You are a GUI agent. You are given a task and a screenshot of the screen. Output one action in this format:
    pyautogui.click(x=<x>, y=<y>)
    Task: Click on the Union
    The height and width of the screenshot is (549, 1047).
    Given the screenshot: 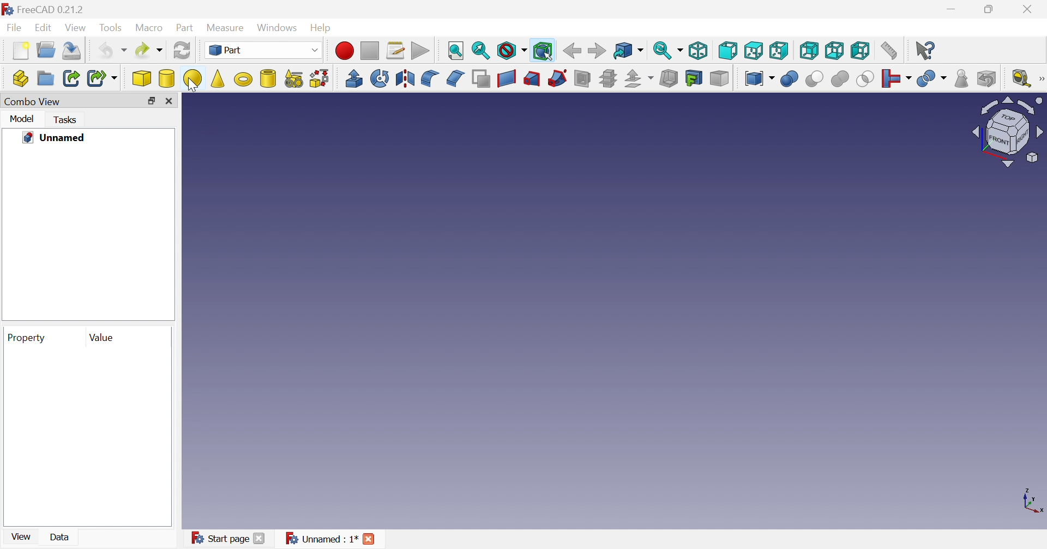 What is the action you would take?
    pyautogui.click(x=843, y=79)
    